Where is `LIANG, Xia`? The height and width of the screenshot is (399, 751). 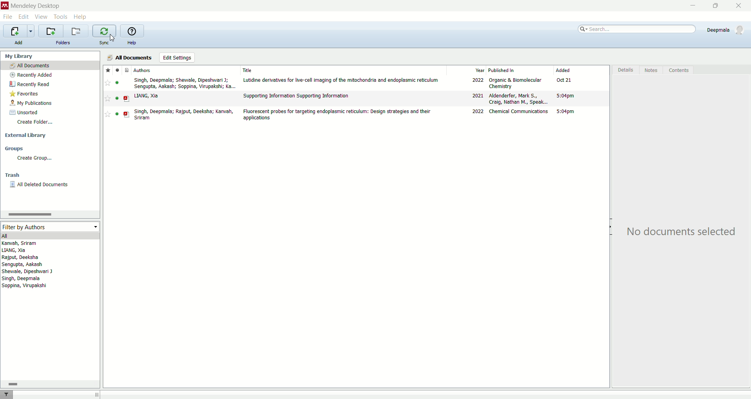
LIANG, Xia is located at coordinates (148, 97).